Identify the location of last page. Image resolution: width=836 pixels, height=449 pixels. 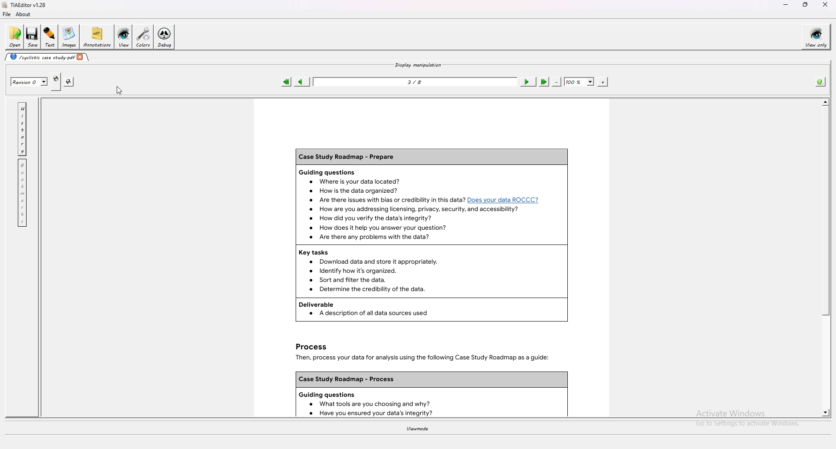
(544, 82).